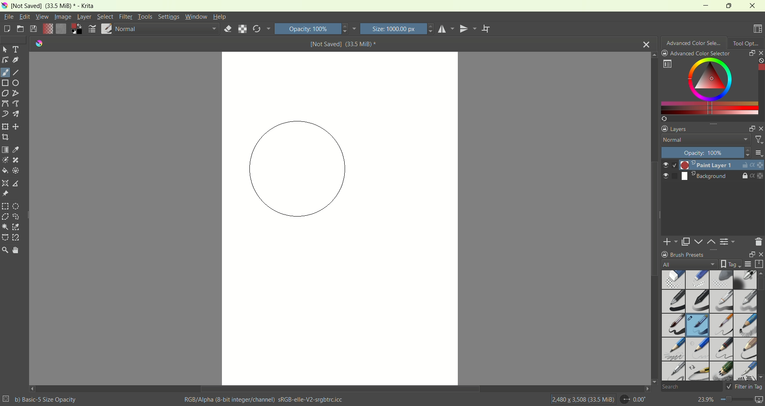 Image resolution: width=765 pixels, height=406 pixels. I want to click on preserve alpha, so click(243, 29).